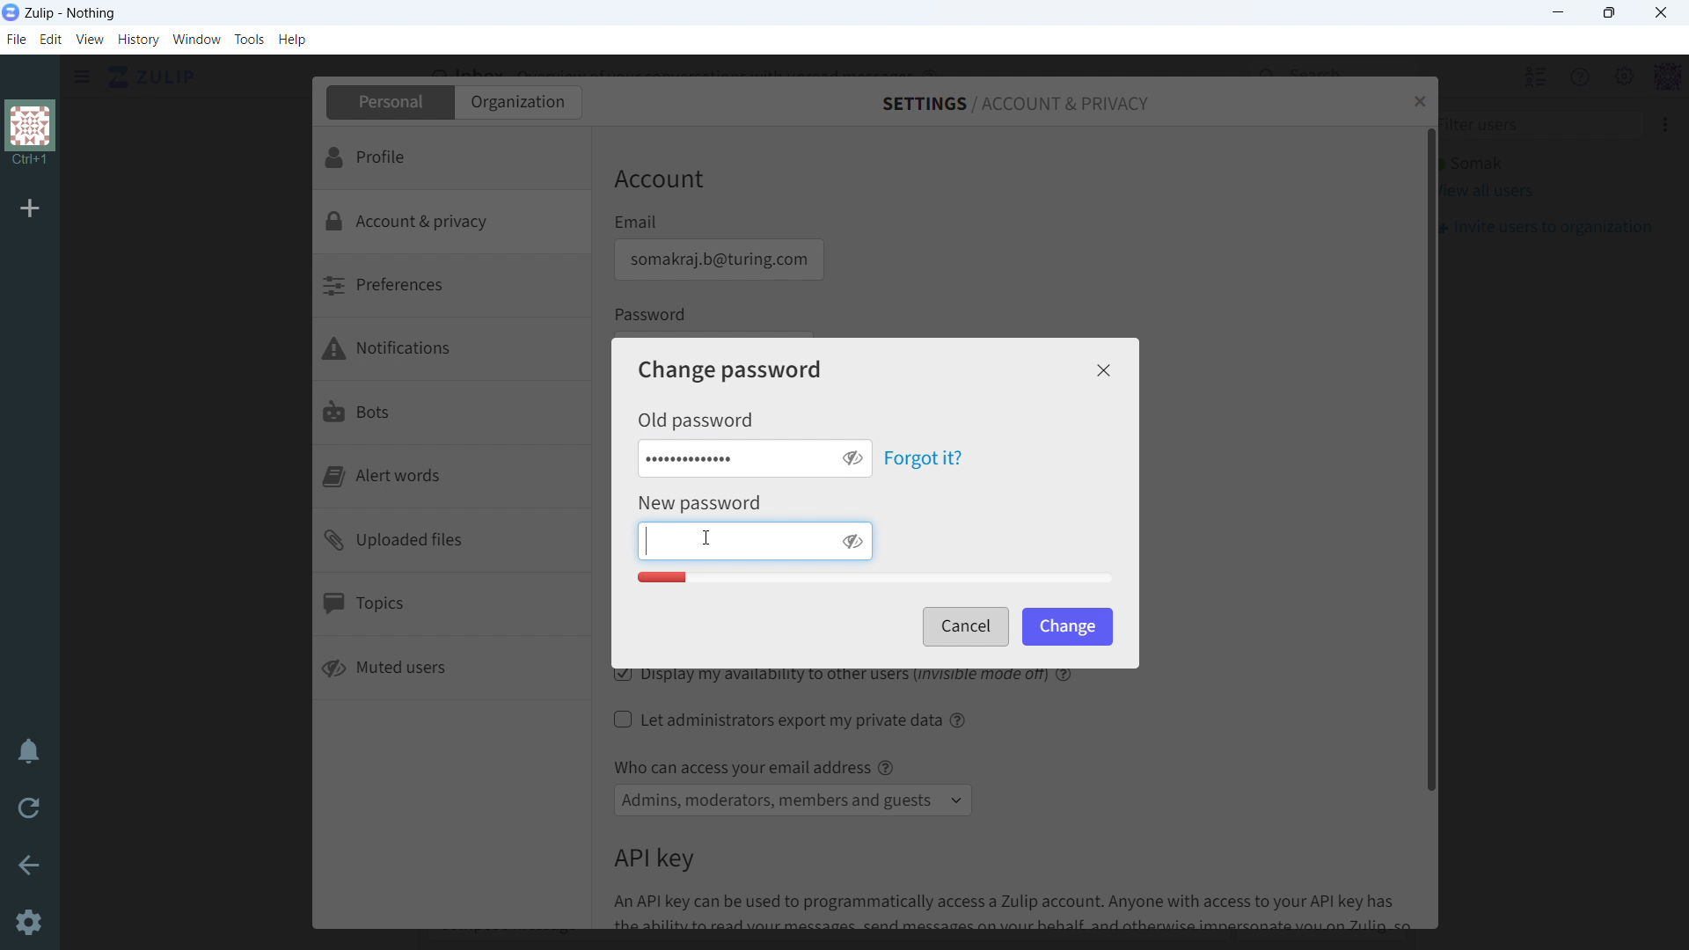 The height and width of the screenshot is (950, 1689). What do you see at coordinates (924, 458) in the screenshot?
I see `forgot it?` at bounding box center [924, 458].